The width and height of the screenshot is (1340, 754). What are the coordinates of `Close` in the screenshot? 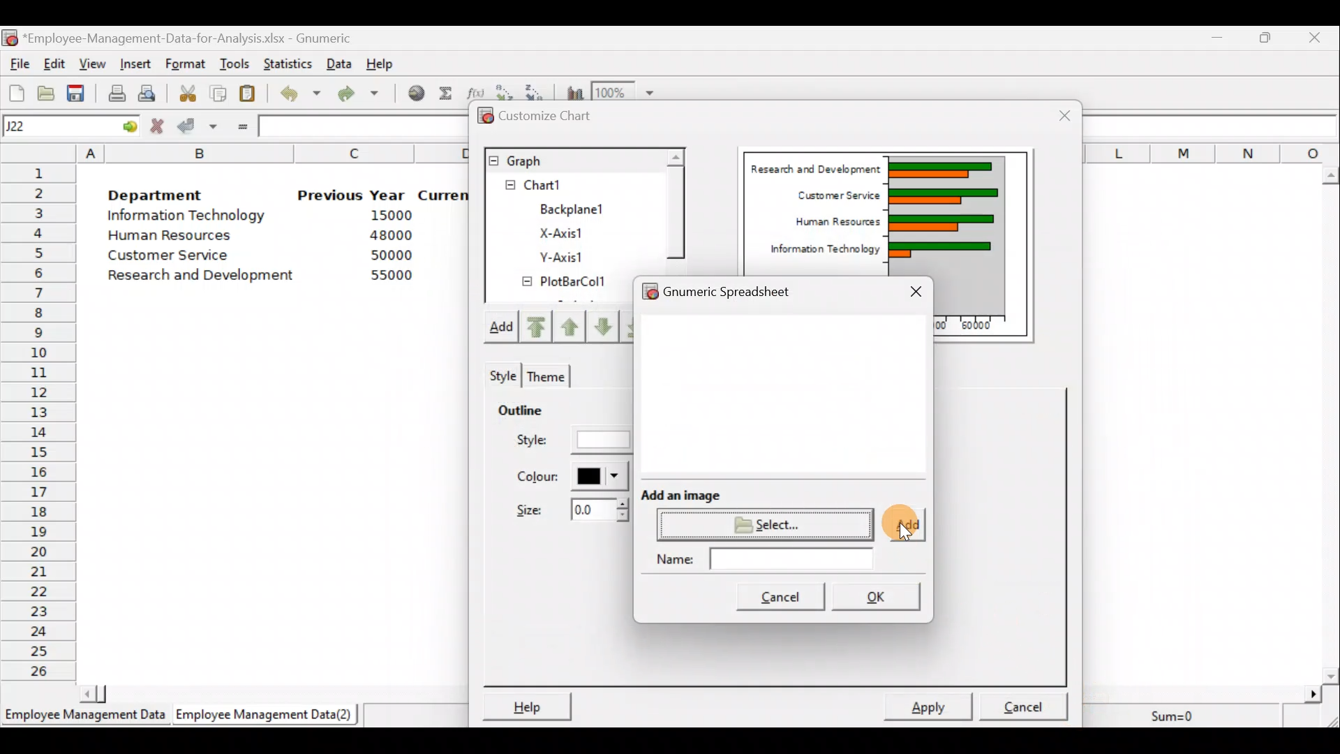 It's located at (913, 291).